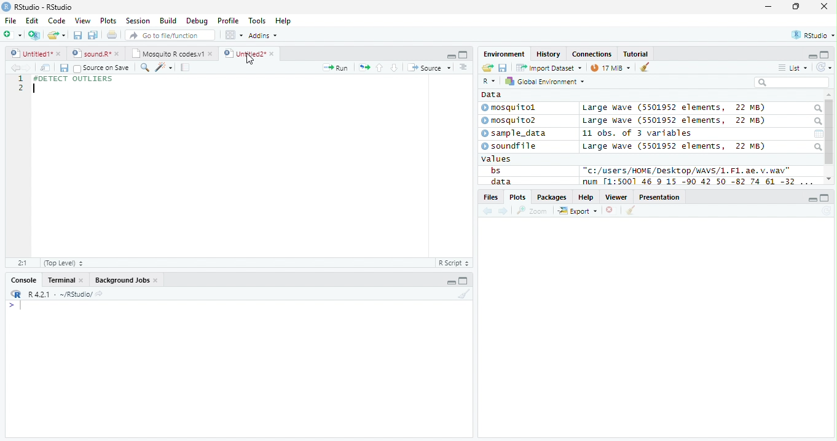 This screenshot has height=441, width=837. What do you see at coordinates (22, 279) in the screenshot?
I see `Console` at bounding box center [22, 279].